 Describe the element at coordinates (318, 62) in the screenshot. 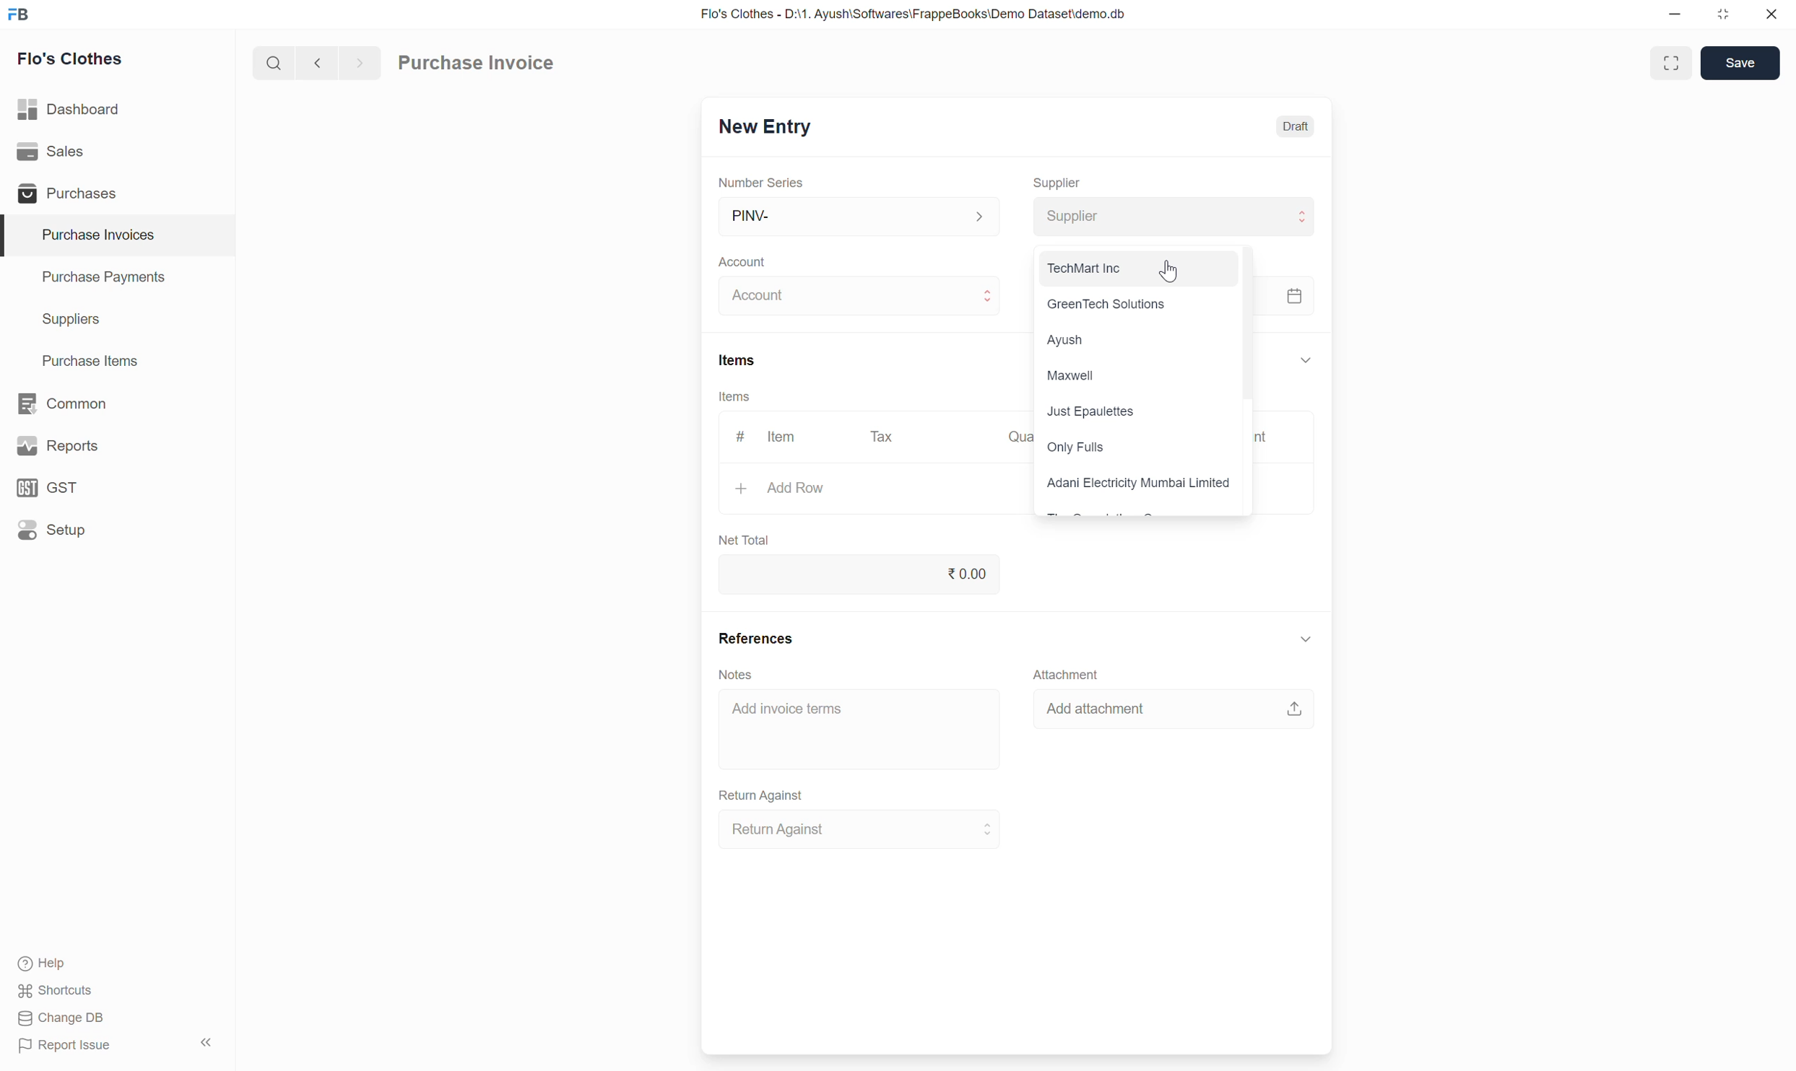

I see `Previous` at that location.